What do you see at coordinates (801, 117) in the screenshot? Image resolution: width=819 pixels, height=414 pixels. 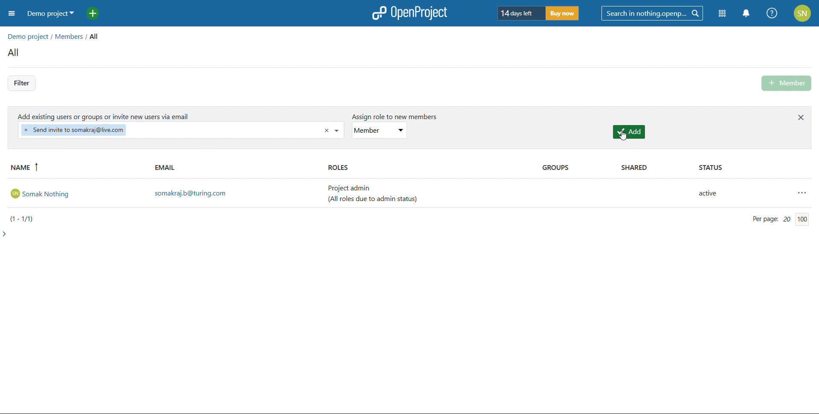 I see `close` at bounding box center [801, 117].